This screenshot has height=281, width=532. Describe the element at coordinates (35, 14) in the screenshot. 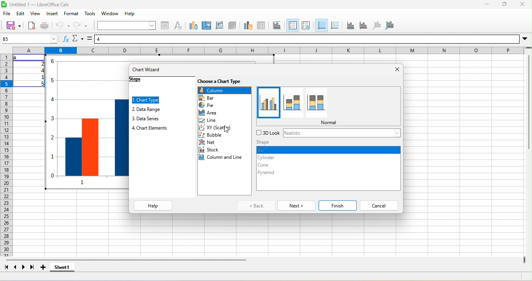

I see `view` at that location.